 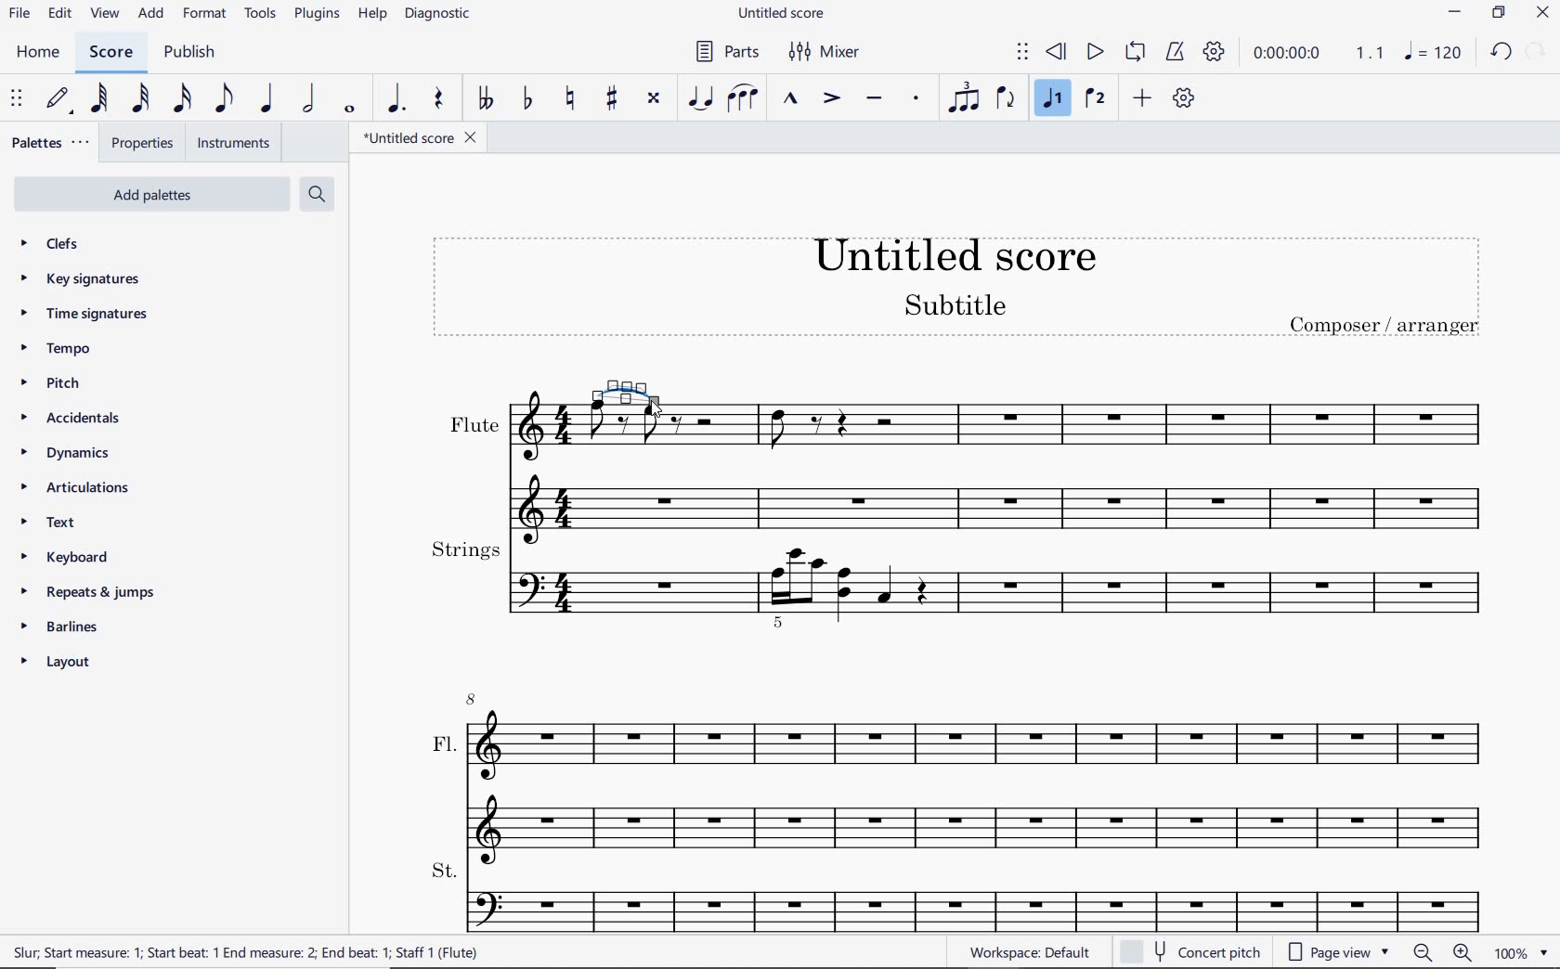 I want to click on minimize, so click(x=1456, y=15).